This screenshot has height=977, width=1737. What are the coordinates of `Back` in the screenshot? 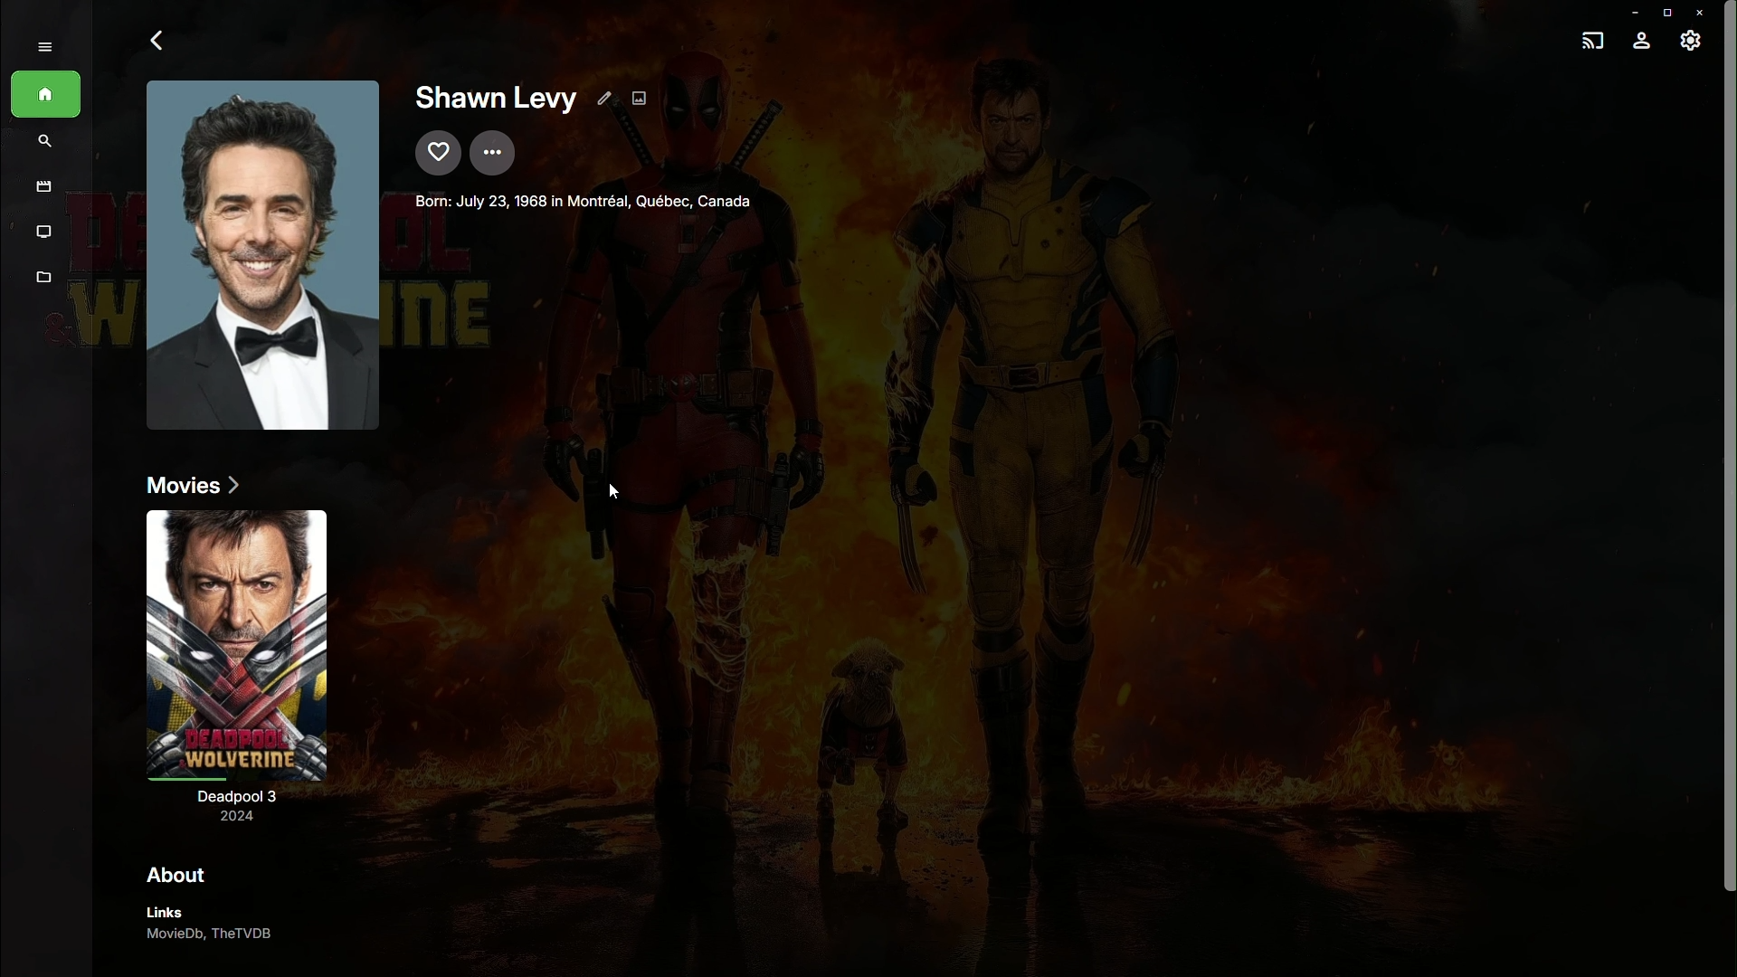 It's located at (154, 43).